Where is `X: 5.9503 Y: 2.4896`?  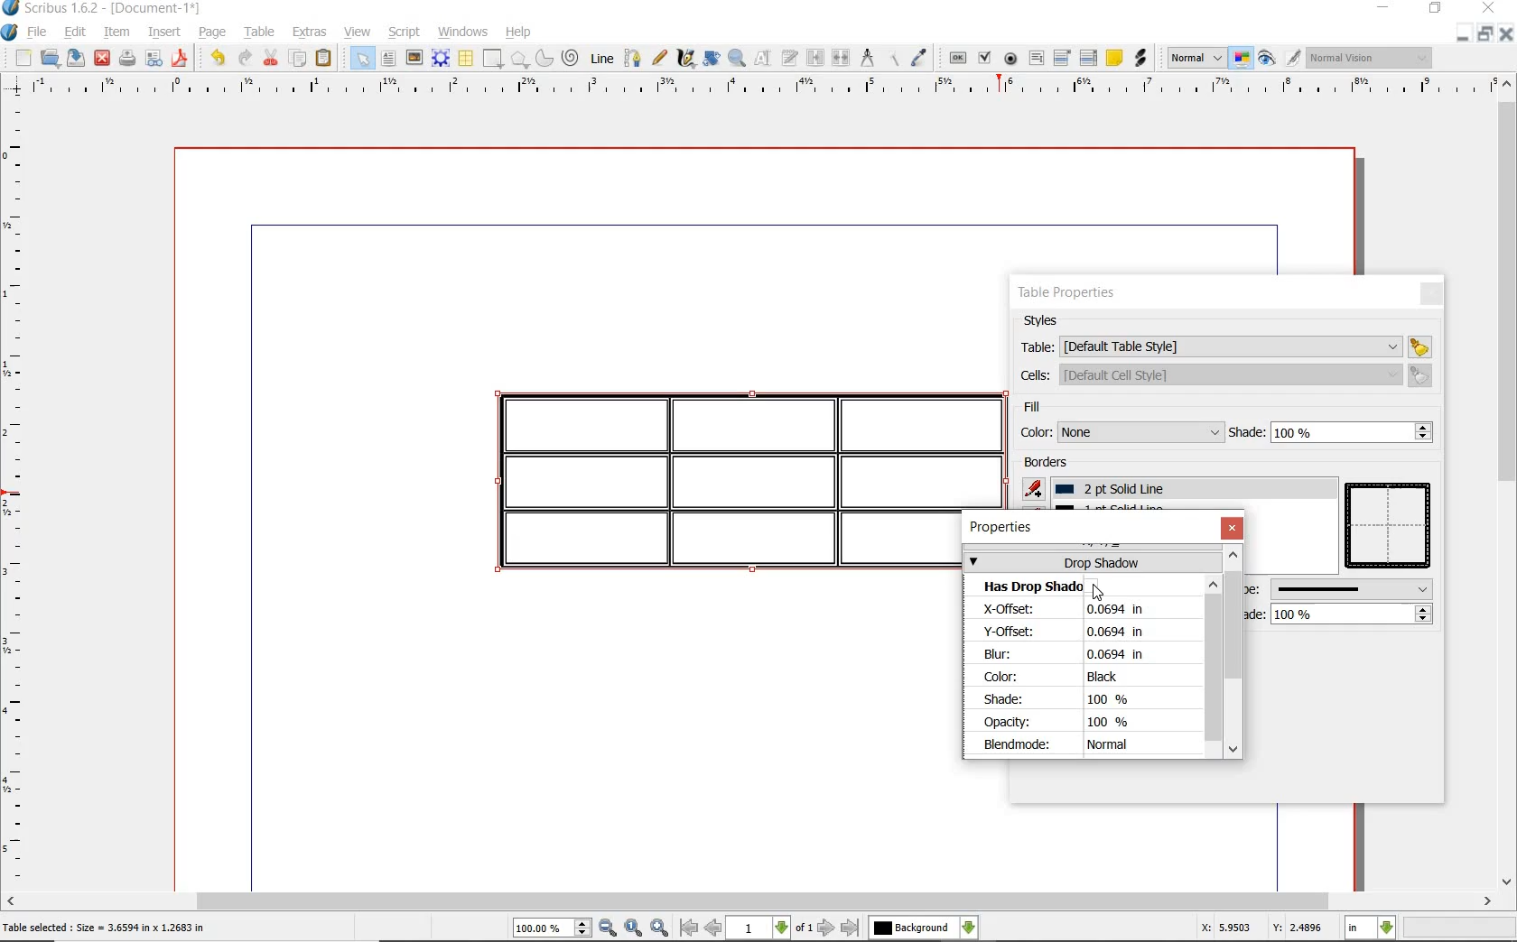 X: 5.9503 Y: 2.4896 is located at coordinates (1260, 928).